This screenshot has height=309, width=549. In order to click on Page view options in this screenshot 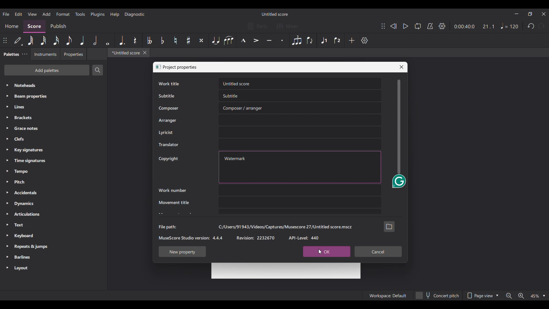, I will do `click(482, 296)`.